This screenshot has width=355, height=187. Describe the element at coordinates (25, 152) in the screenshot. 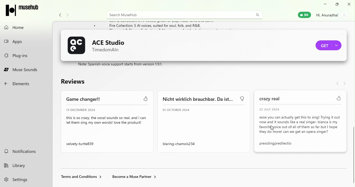

I see `notifications` at that location.